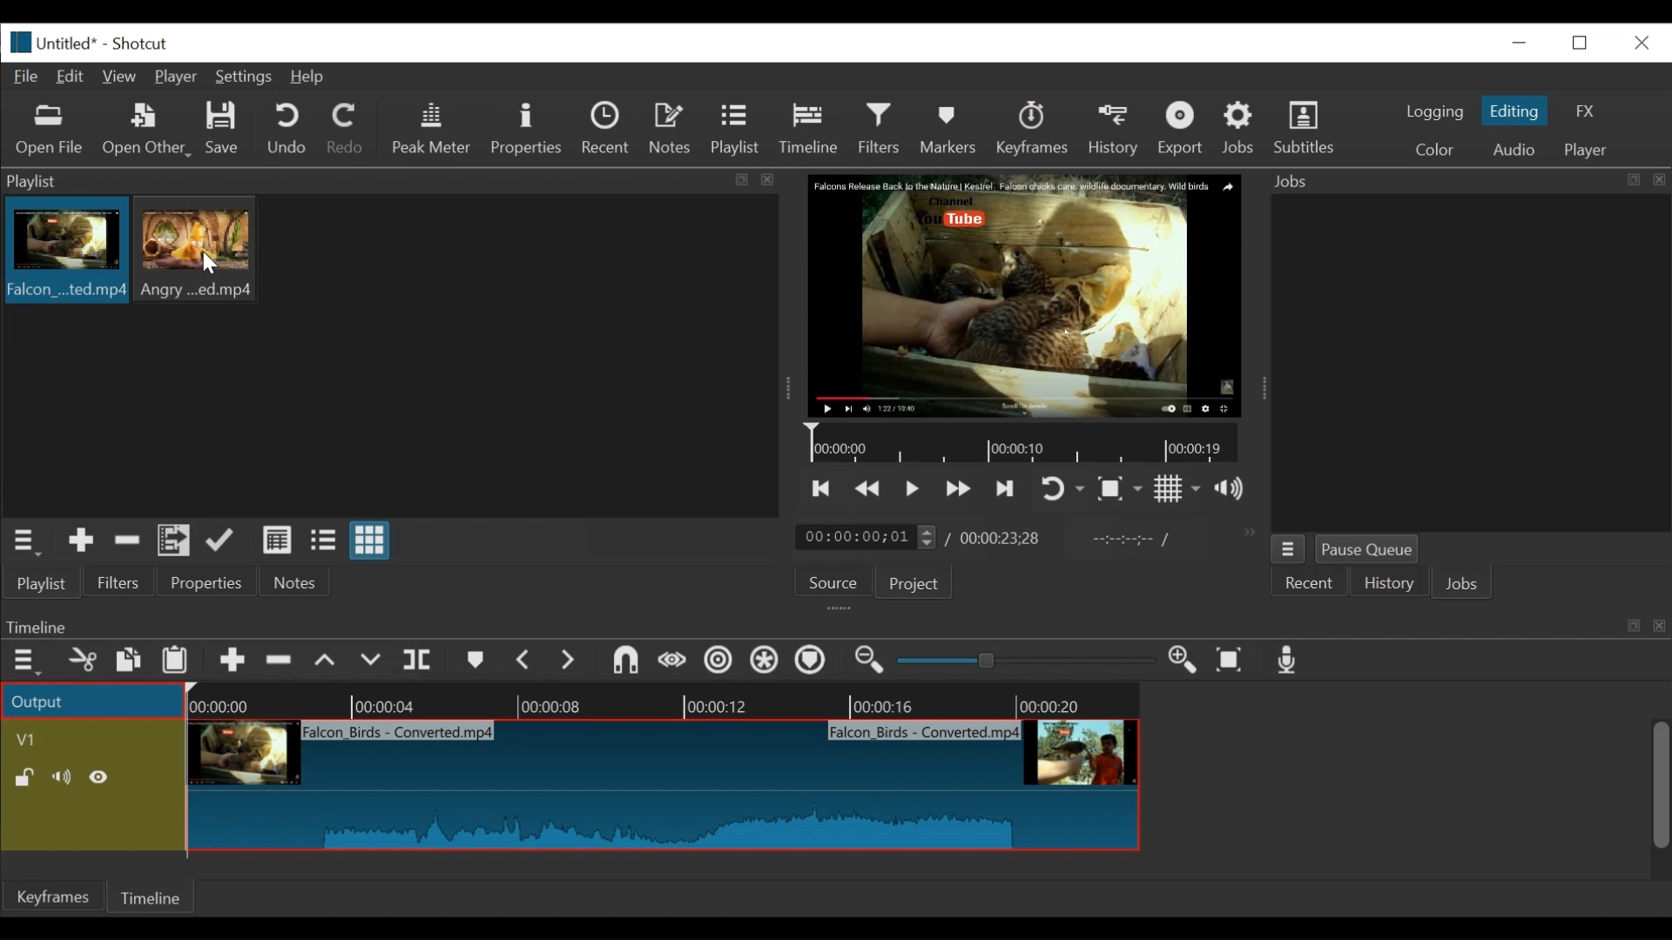  What do you see at coordinates (668, 786) in the screenshot?
I see `clip` at bounding box center [668, 786].